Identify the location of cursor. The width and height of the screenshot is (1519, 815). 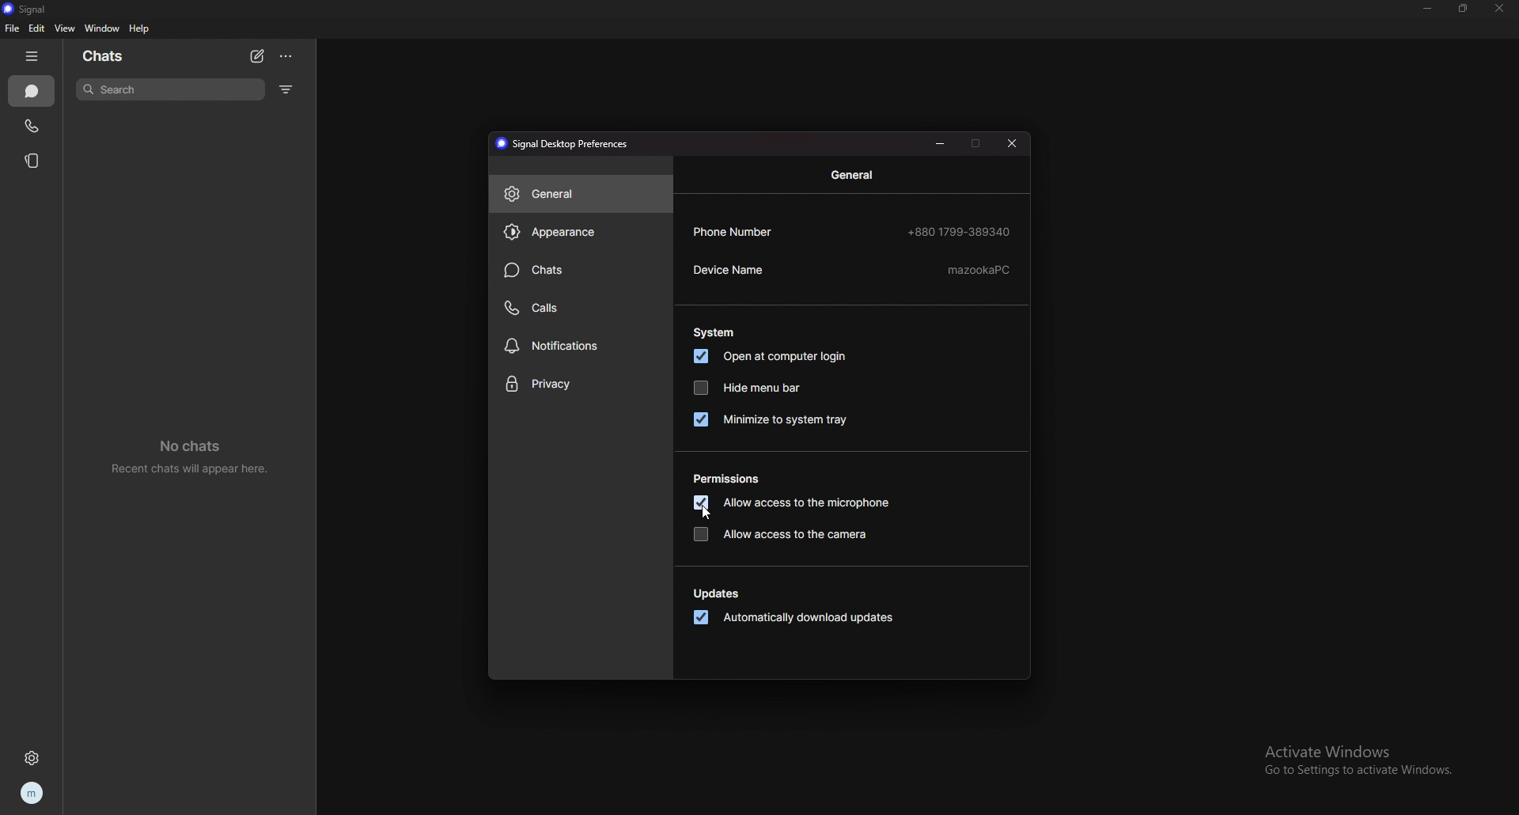
(703, 513).